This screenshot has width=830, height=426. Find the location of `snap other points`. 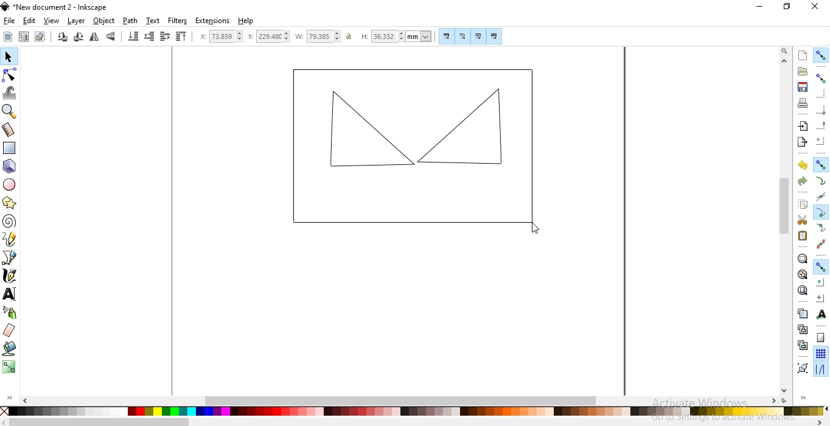

snap other points is located at coordinates (821, 267).